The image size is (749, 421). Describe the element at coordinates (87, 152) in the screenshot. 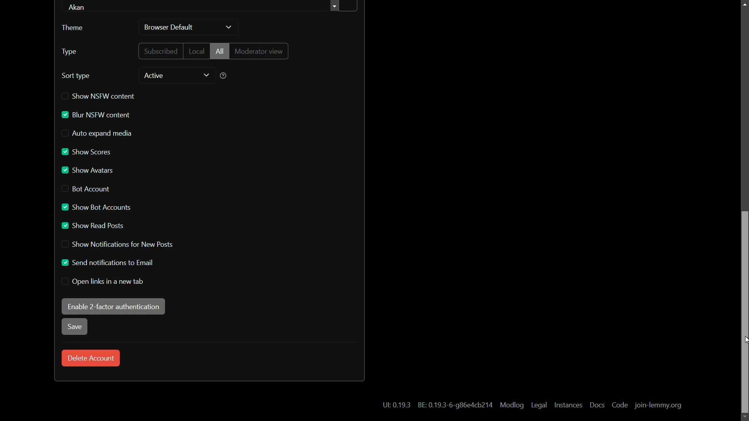

I see `show scores` at that location.